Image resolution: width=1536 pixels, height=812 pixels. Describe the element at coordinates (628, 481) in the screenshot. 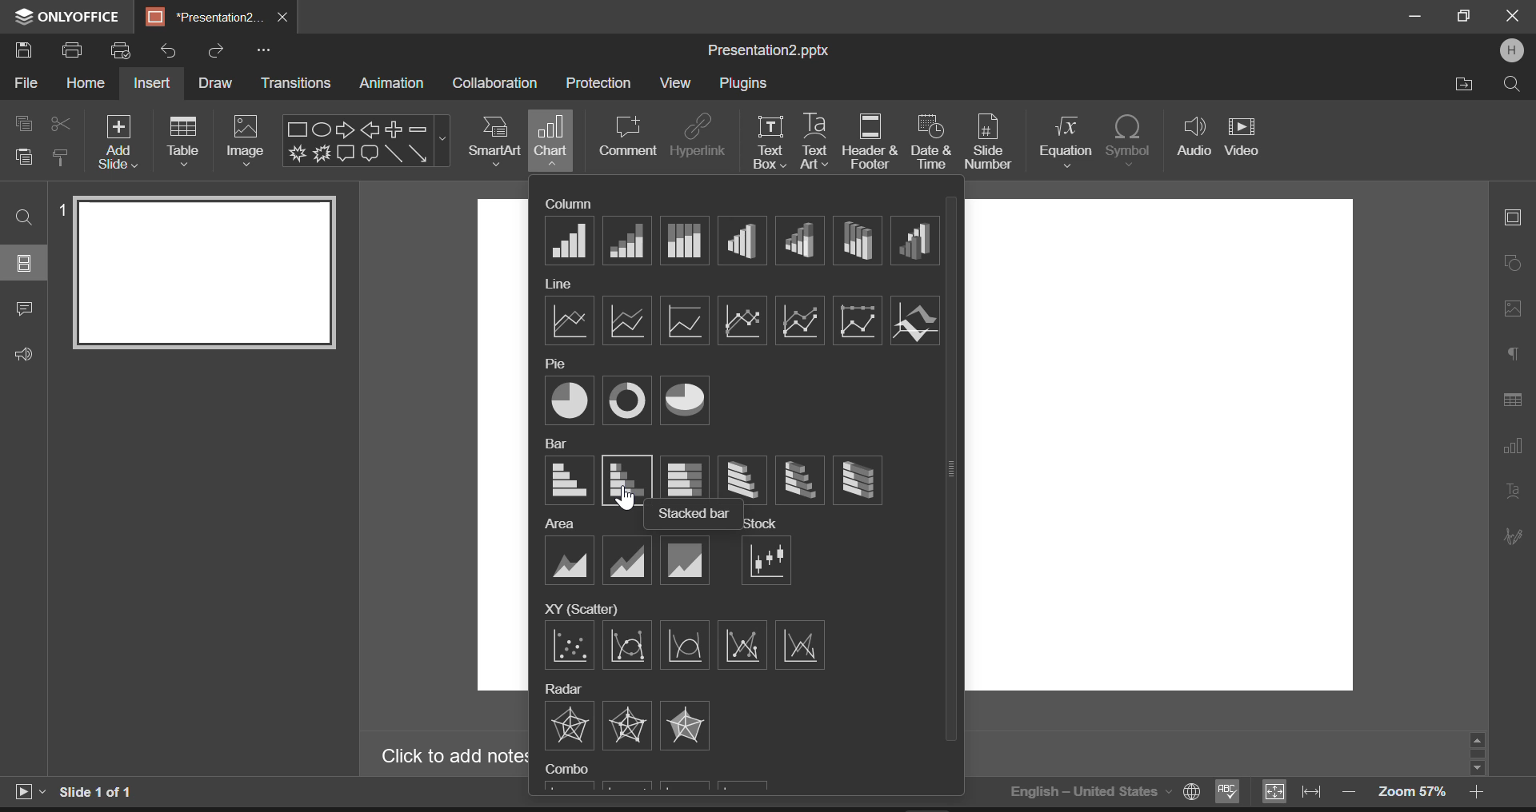

I see `Stacked Bar` at that location.